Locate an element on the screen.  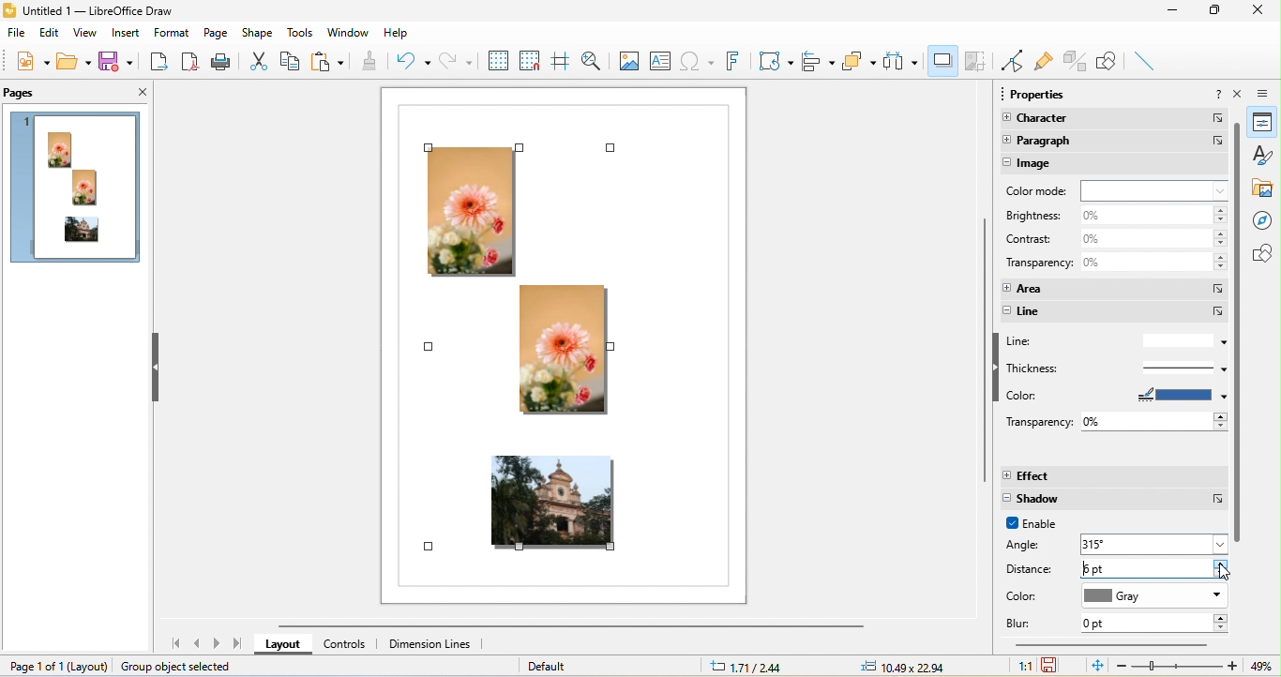
transparency 0% is located at coordinates (1116, 420).